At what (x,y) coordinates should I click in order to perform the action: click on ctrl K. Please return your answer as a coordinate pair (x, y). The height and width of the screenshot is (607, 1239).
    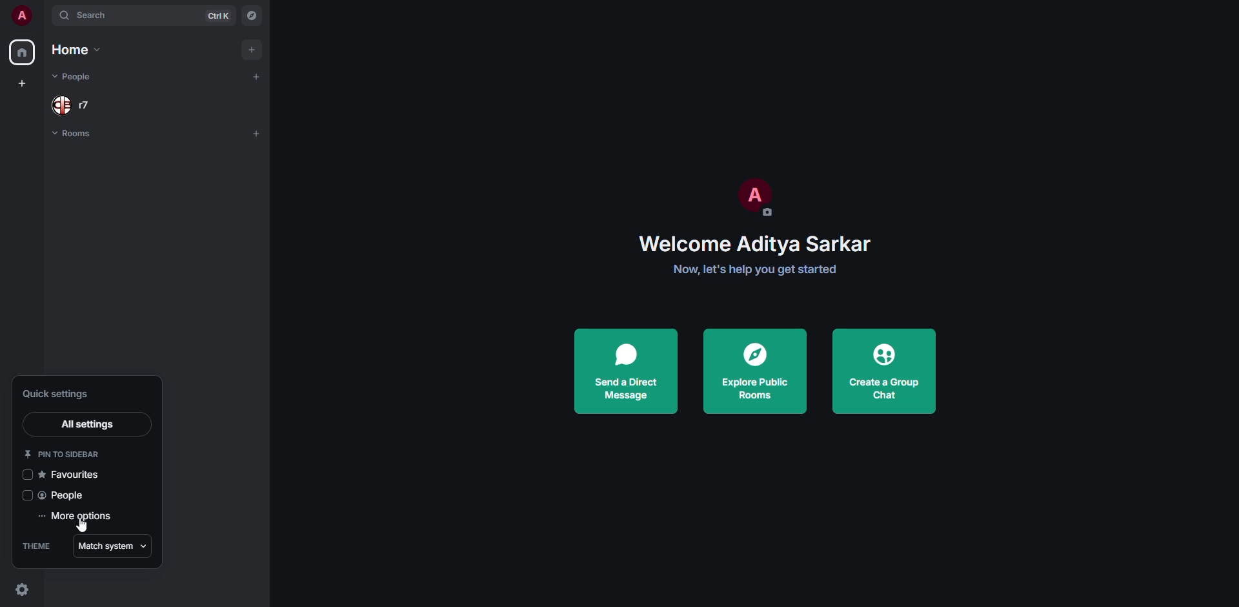
    Looking at the image, I should click on (219, 16).